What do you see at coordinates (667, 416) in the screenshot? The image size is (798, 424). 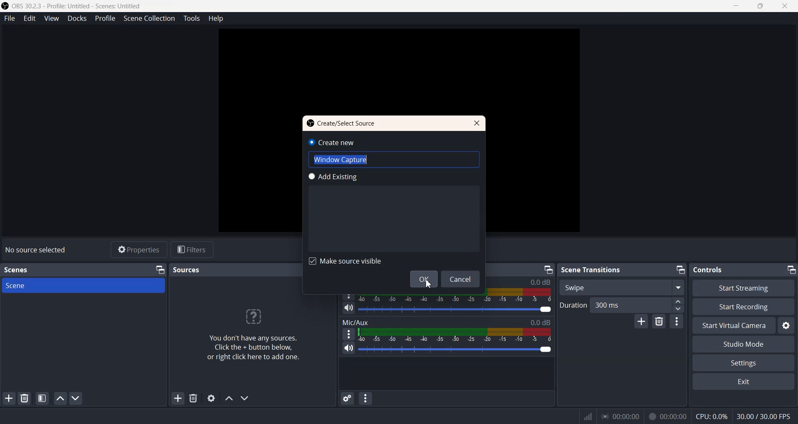 I see `00:00:00` at bounding box center [667, 416].